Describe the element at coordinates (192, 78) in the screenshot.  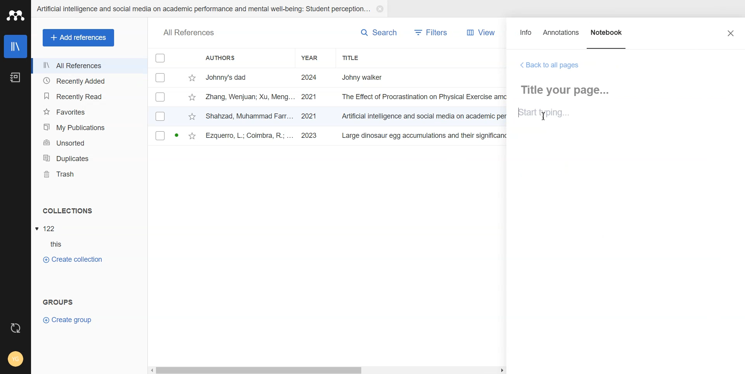
I see `star` at that location.